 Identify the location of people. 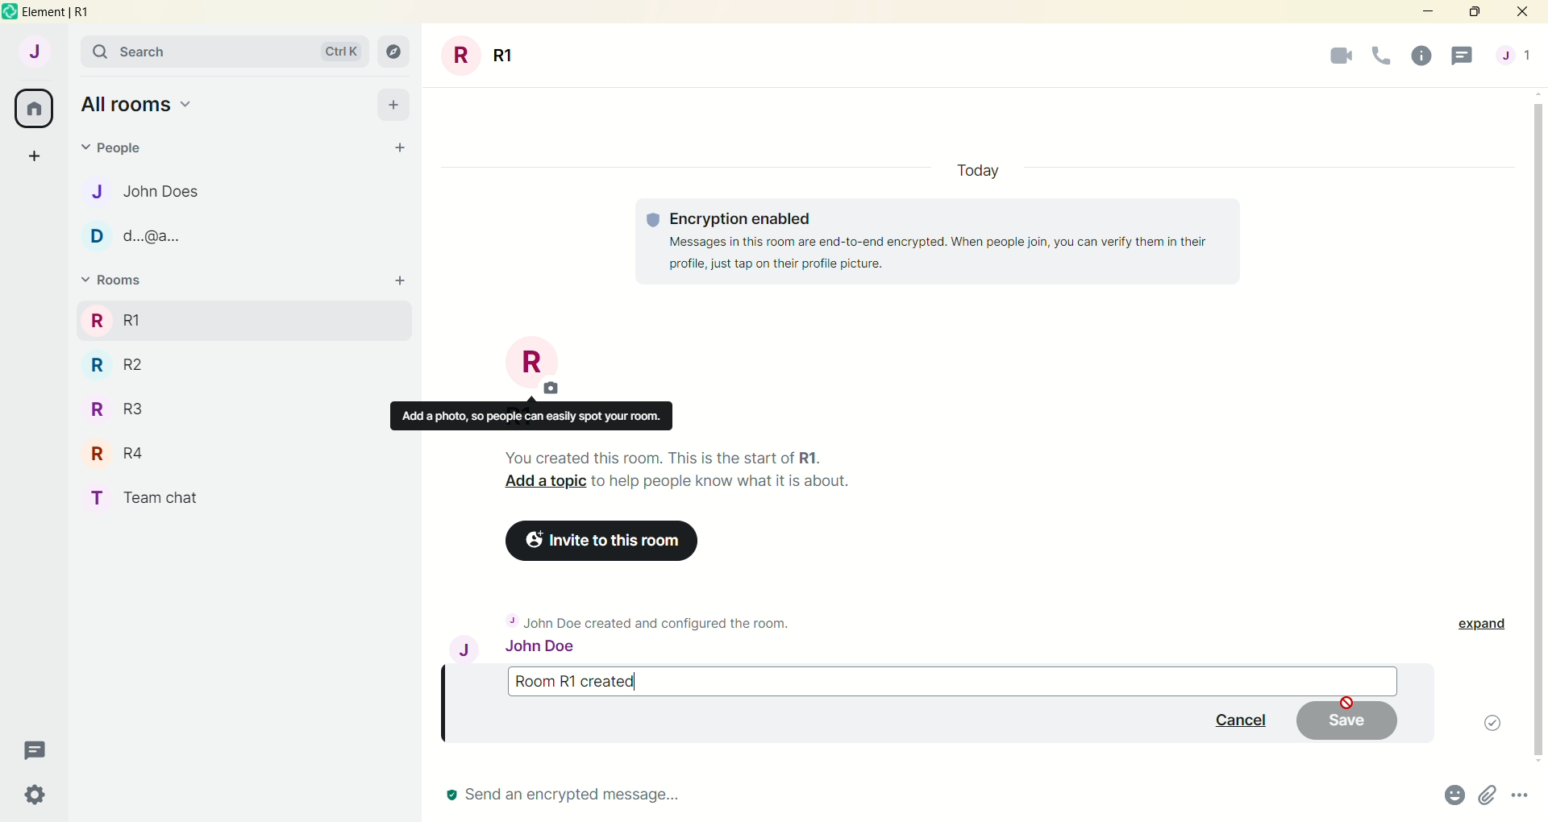
(1515, 54).